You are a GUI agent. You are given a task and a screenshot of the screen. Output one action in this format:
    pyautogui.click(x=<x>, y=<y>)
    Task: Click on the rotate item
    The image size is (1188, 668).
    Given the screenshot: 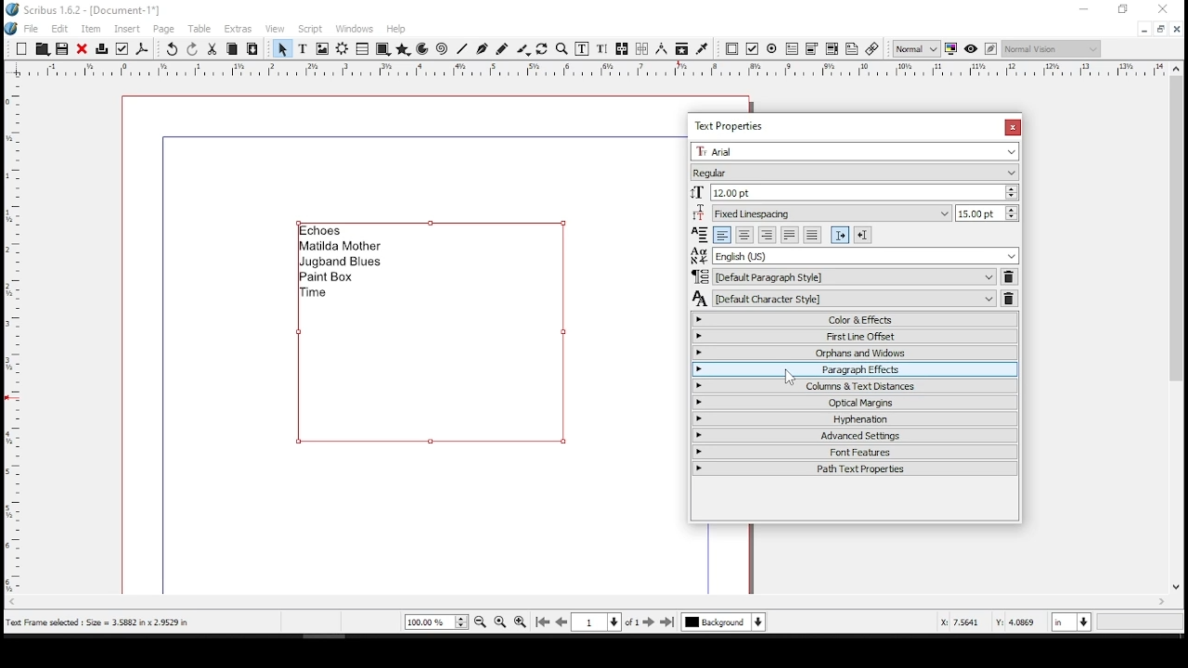 What is the action you would take?
    pyautogui.click(x=543, y=48)
    